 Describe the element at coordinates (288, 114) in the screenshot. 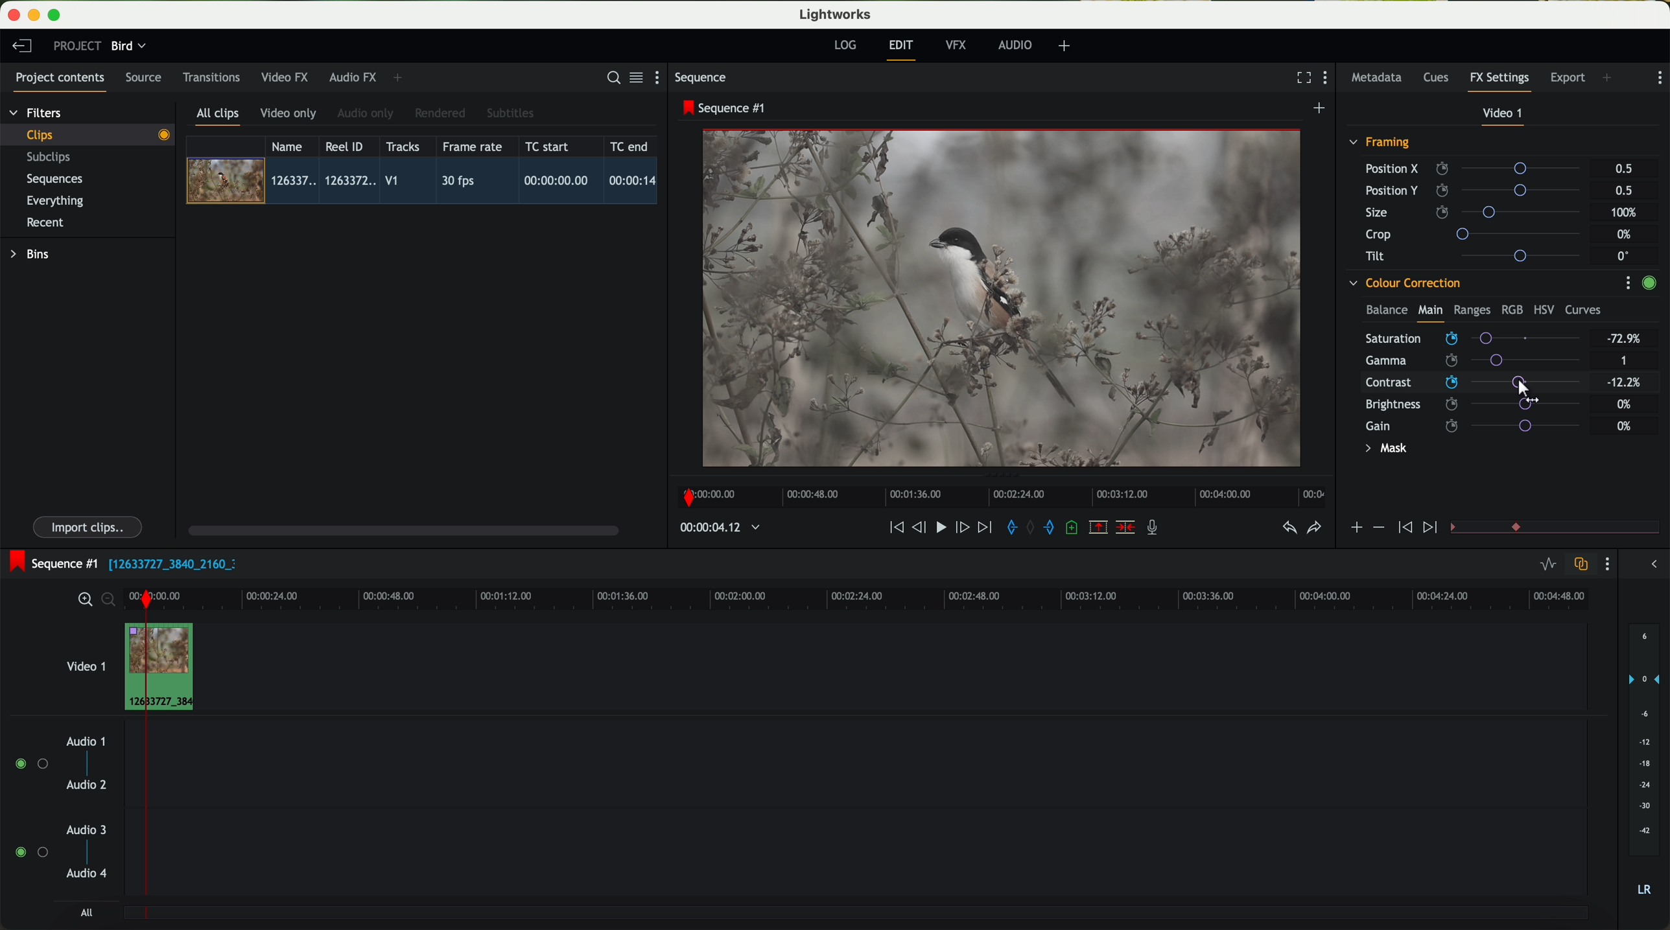

I see `video only` at that location.